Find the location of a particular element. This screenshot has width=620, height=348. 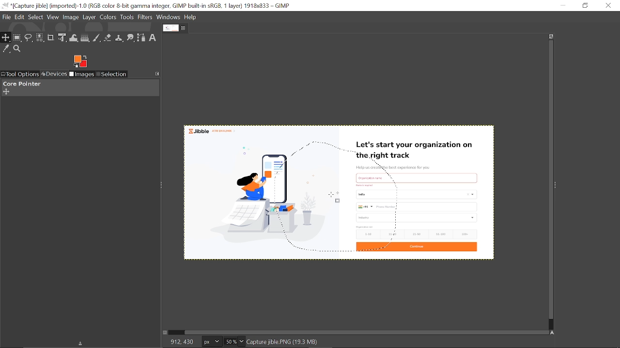

Crop text tool is located at coordinates (51, 38).